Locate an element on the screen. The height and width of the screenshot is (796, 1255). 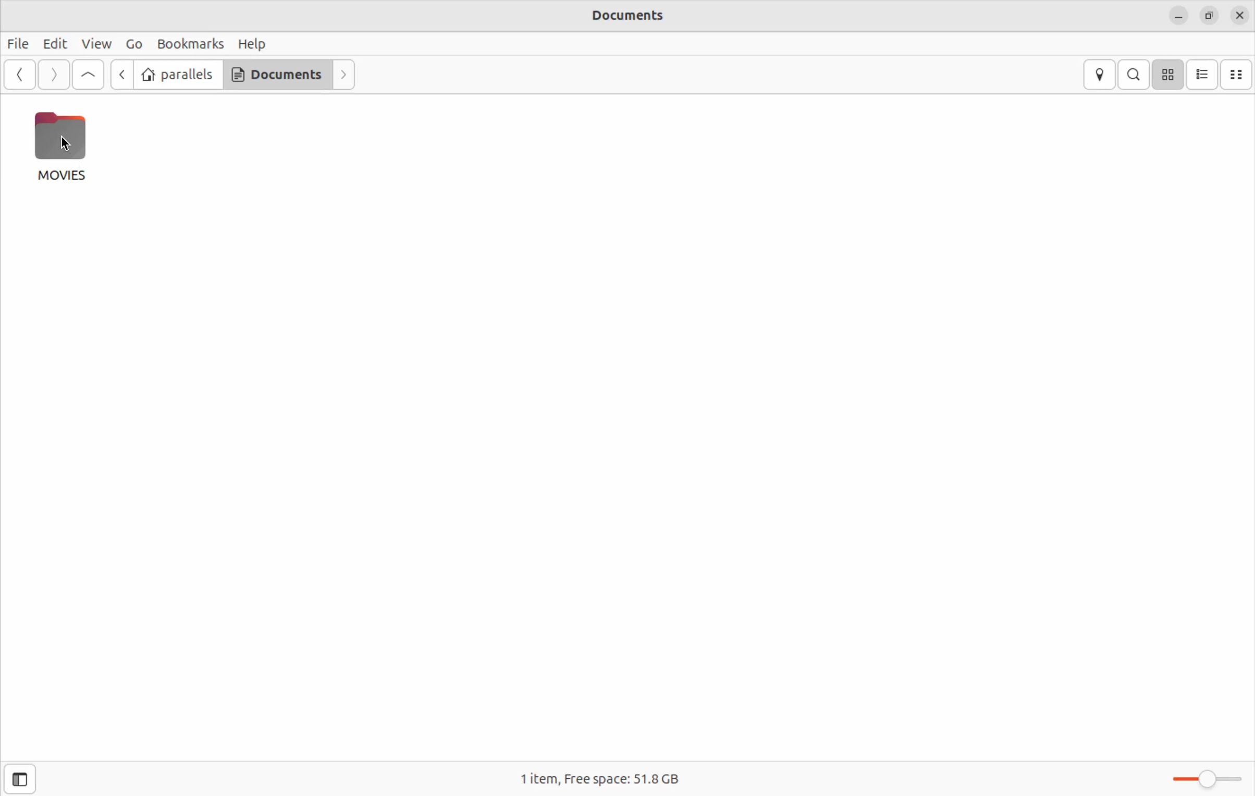
book marks is located at coordinates (190, 44).